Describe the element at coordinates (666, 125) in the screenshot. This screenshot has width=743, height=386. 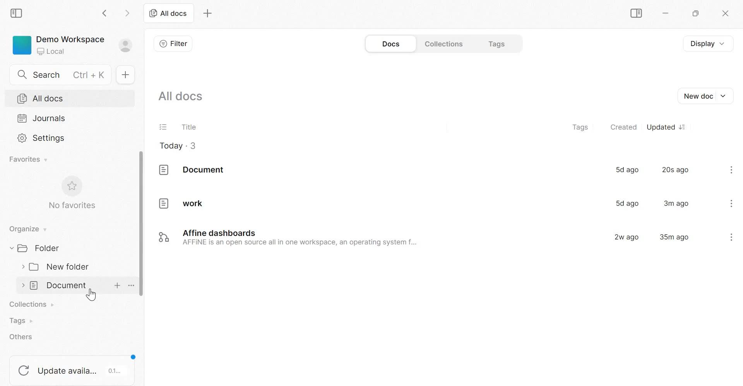
I see `Updated` at that location.